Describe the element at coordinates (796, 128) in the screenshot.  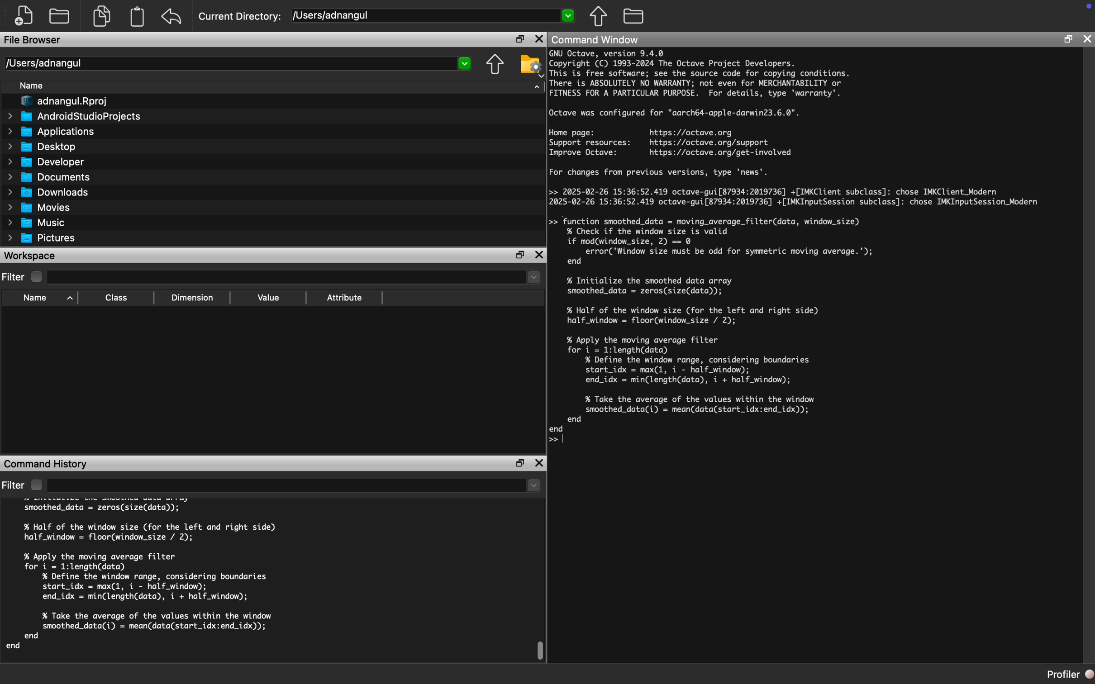
I see `GNU Octave, version 9.4.0

Copyright (C) 1993-2024 The Octave Project Developers.

This is free software; see the source code for copying conditions.

There is ABSOLUTELY NO WARRANTY; not even for MERCHANTABILITY or

FITNESS FOR A PARTICULAR PURPOSE. For details, type 'warranty'.

Octave was configured for "aarch64-apple-darwin23.6.0".

Home page: https://octave.org

Support resources: https://octave.org/support

Improve Octave: https://octave.org/get-involved

For changes from previous versions, type 'news'.

>> 2025-02-26 15:36:52.419 octave-gui[87934:2019736] +[IMKClient subclass]: chose IMKClient_Modern
2025-02-26 15:36:52.419 octave-gui[87934:2019736] +[IMKInputSession subclass]: chose IMKInputSession_Modern` at that location.